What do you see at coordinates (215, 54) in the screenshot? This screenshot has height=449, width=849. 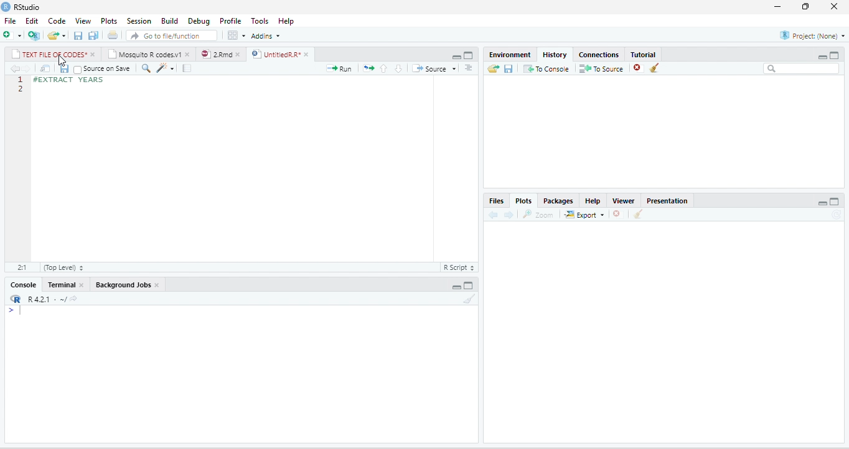 I see `2.Rmd` at bounding box center [215, 54].